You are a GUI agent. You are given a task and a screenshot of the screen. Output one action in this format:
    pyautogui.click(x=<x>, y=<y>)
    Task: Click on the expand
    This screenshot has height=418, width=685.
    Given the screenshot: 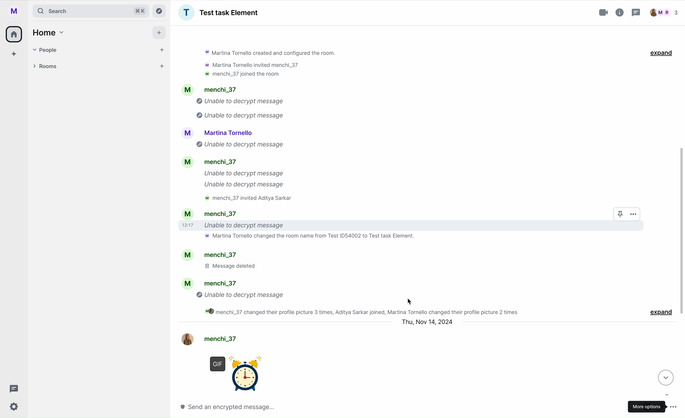 What is the action you would take?
    pyautogui.click(x=660, y=313)
    